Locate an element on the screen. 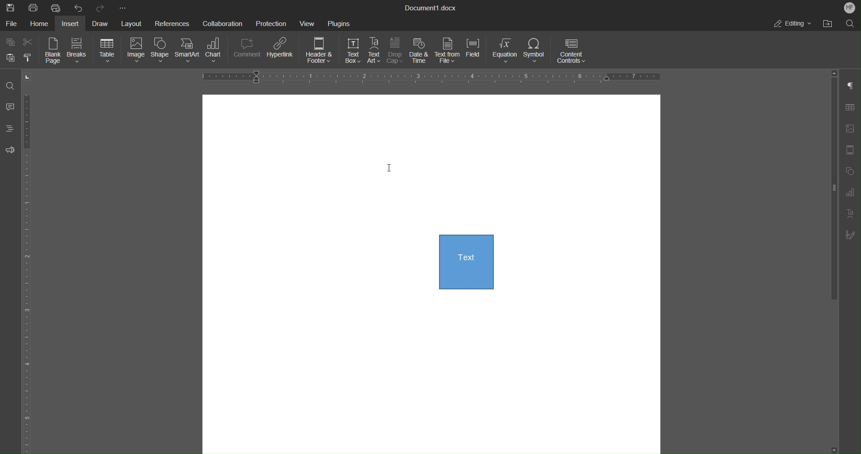 This screenshot has height=454, width=861. Shape is located at coordinates (160, 52).